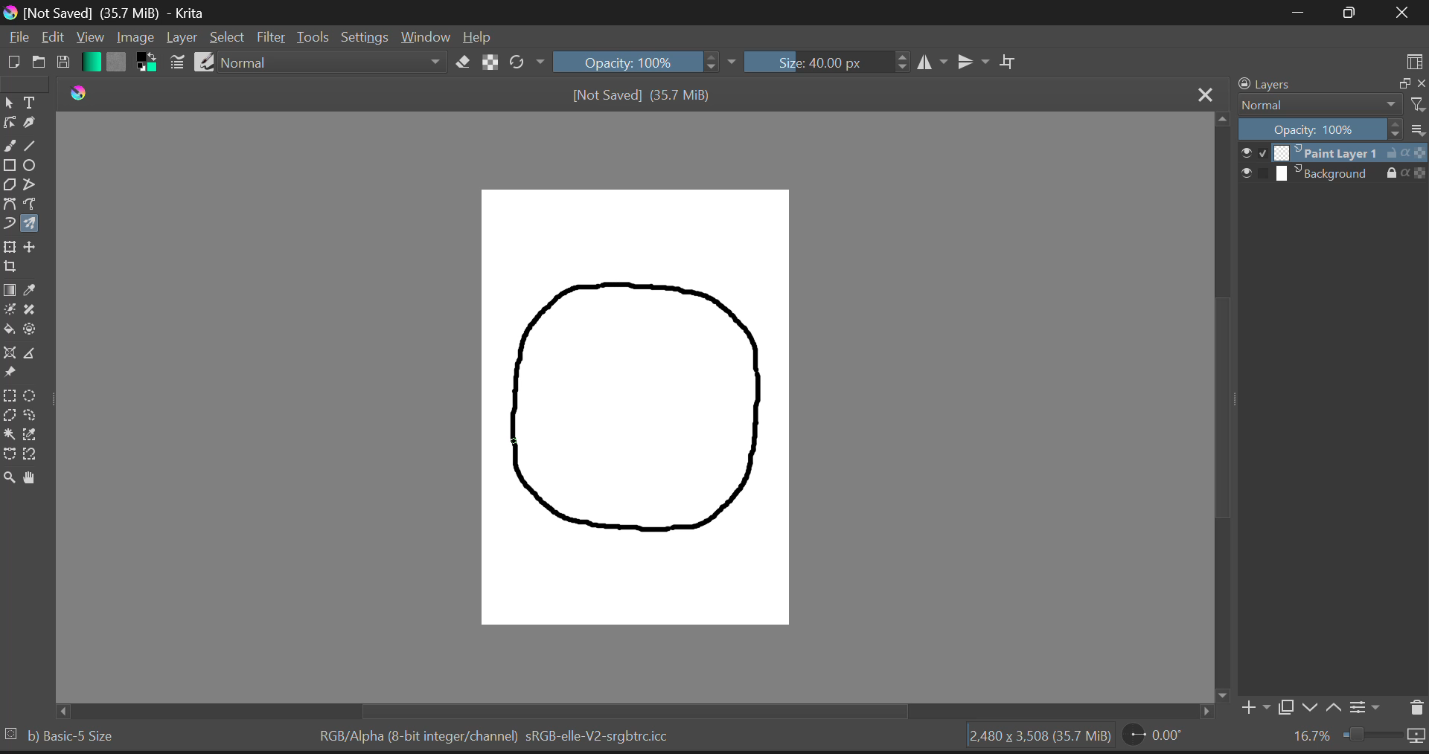 The width and height of the screenshot is (1429, 754). What do you see at coordinates (1010, 62) in the screenshot?
I see `Crop` at bounding box center [1010, 62].